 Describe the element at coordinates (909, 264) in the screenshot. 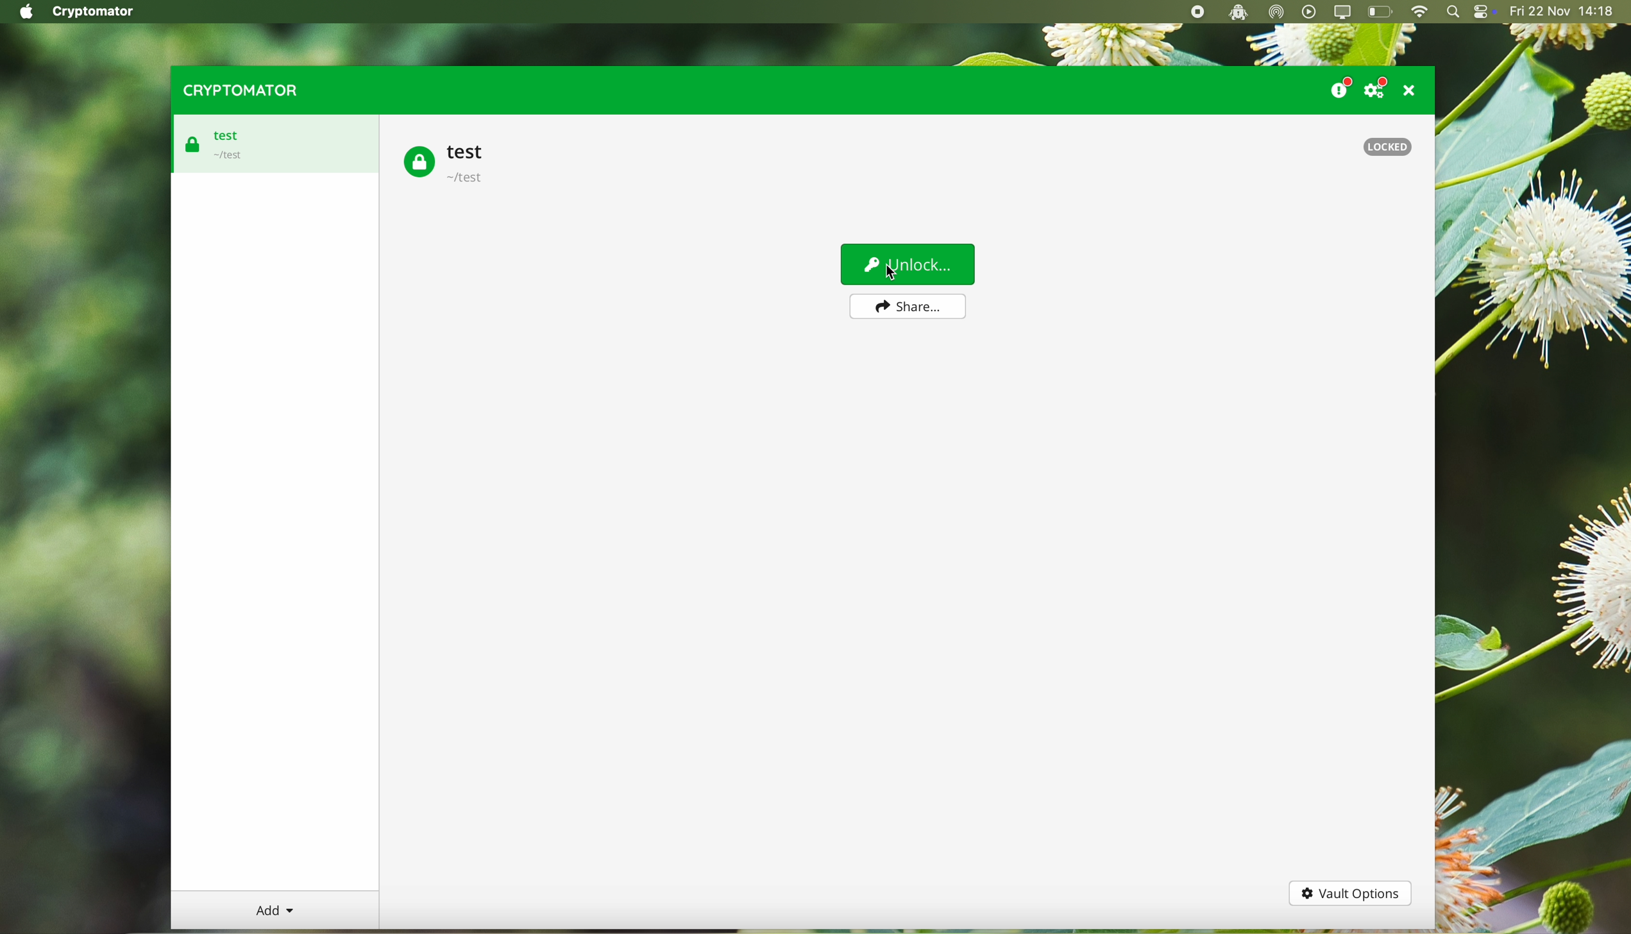

I see `unlock` at that location.